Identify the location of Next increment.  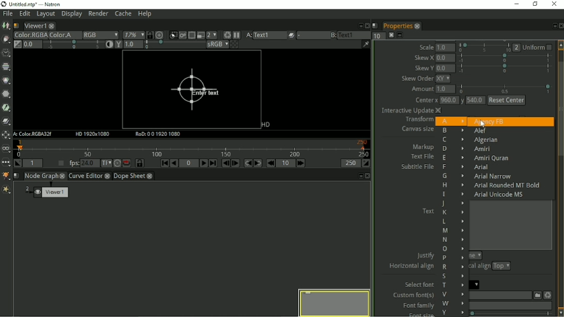
(302, 163).